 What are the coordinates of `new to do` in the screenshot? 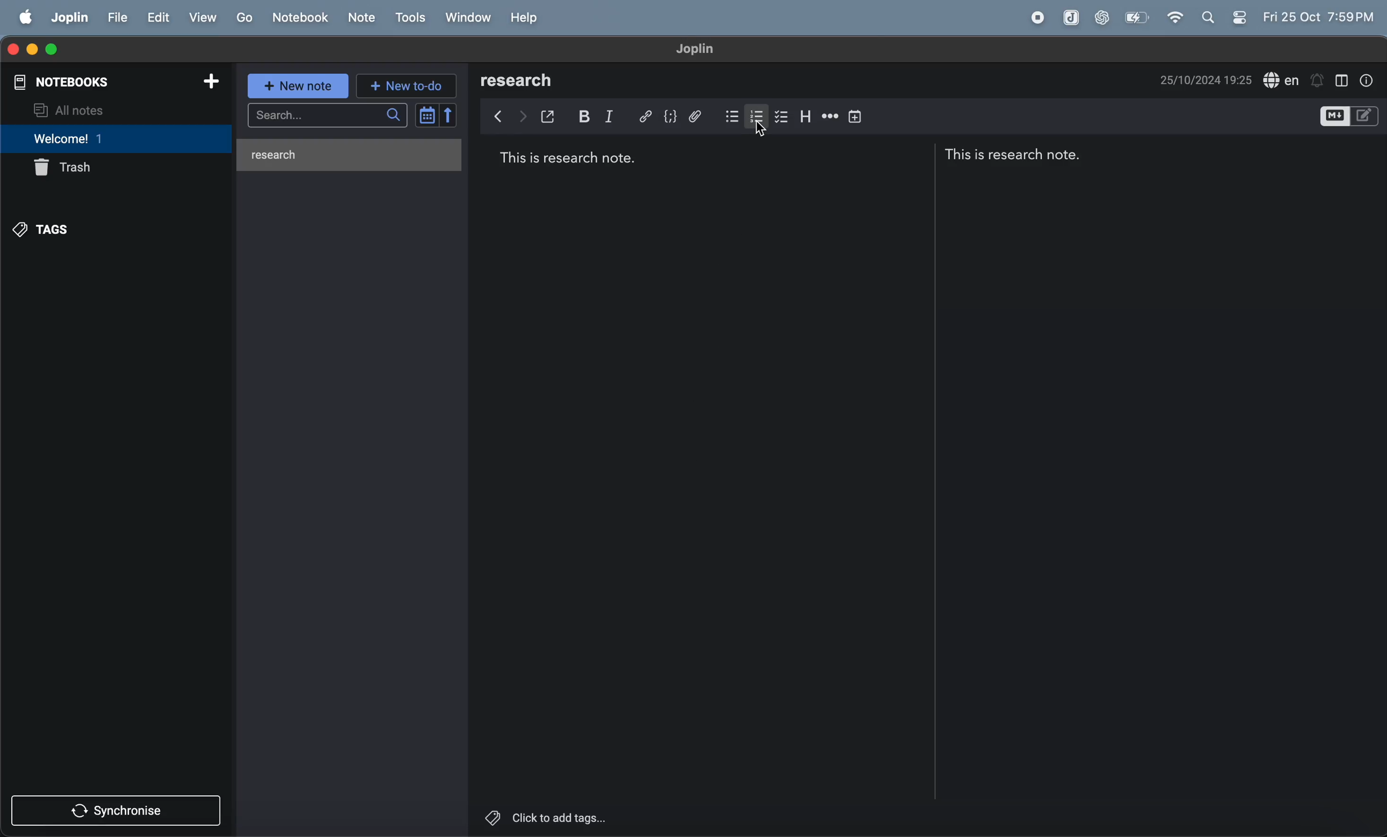 It's located at (409, 84).